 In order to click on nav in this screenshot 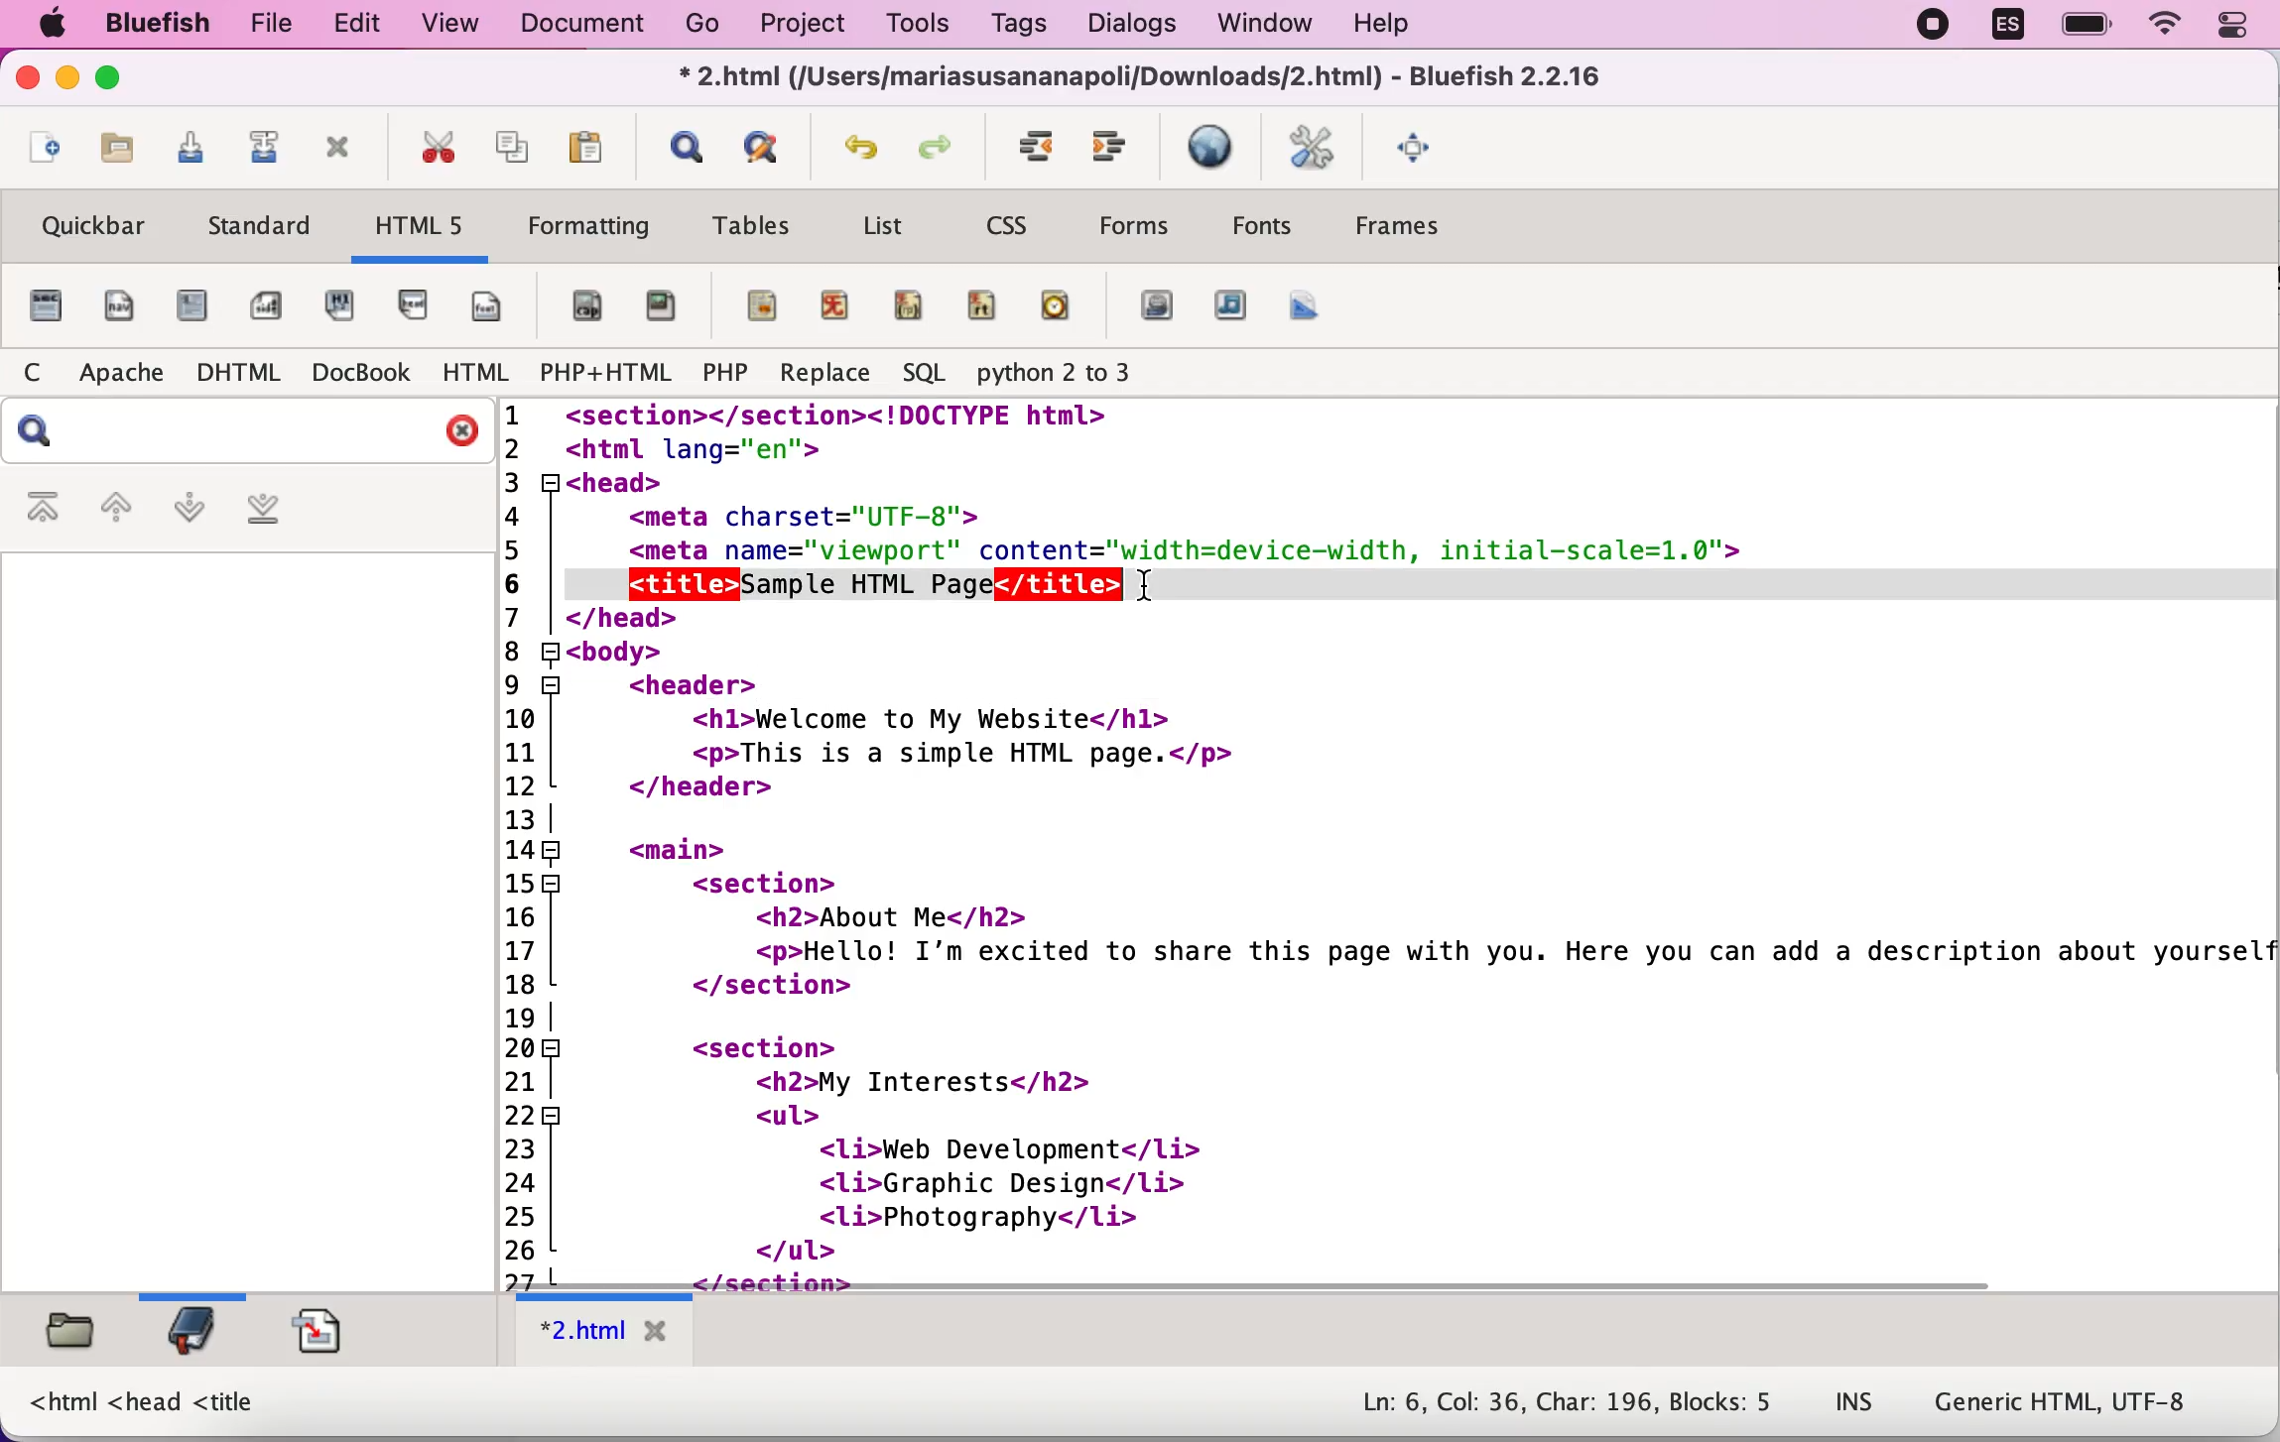, I will do `click(124, 306)`.